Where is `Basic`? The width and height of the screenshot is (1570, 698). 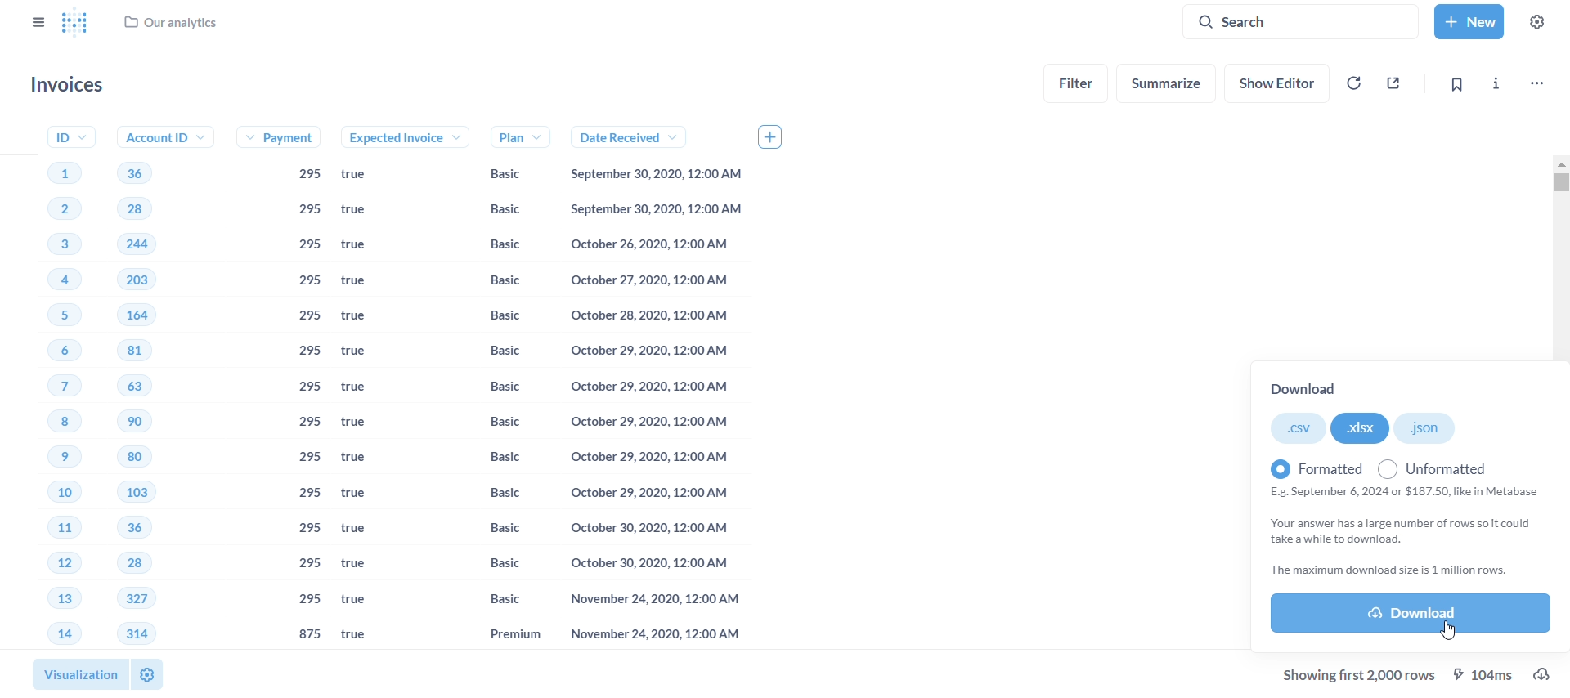 Basic is located at coordinates (492, 352).